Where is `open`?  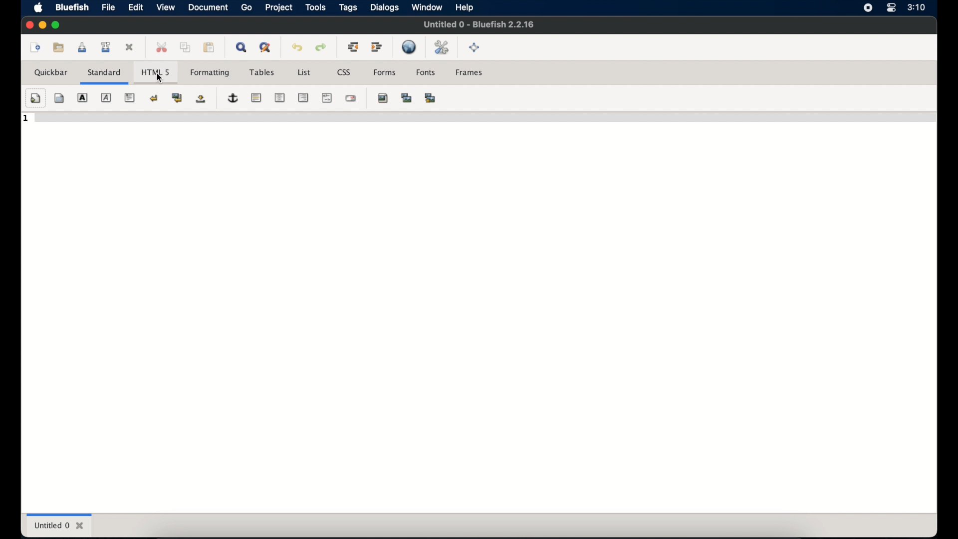
open is located at coordinates (59, 47).